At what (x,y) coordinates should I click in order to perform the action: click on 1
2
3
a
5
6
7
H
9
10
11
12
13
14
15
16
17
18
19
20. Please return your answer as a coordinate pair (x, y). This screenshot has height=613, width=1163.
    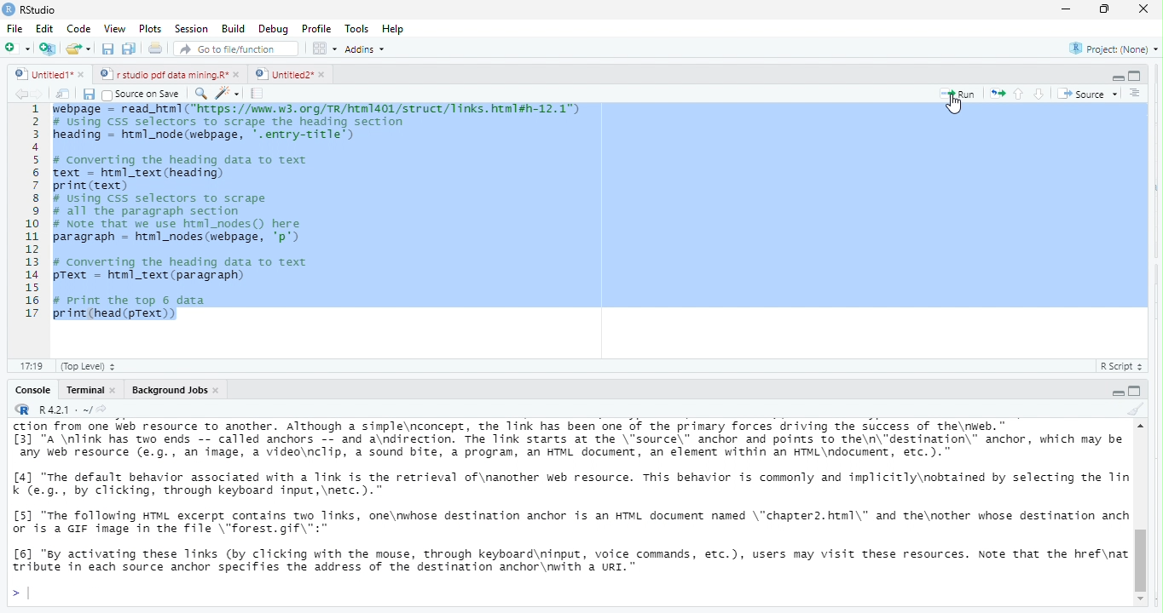
    Looking at the image, I should click on (30, 229).